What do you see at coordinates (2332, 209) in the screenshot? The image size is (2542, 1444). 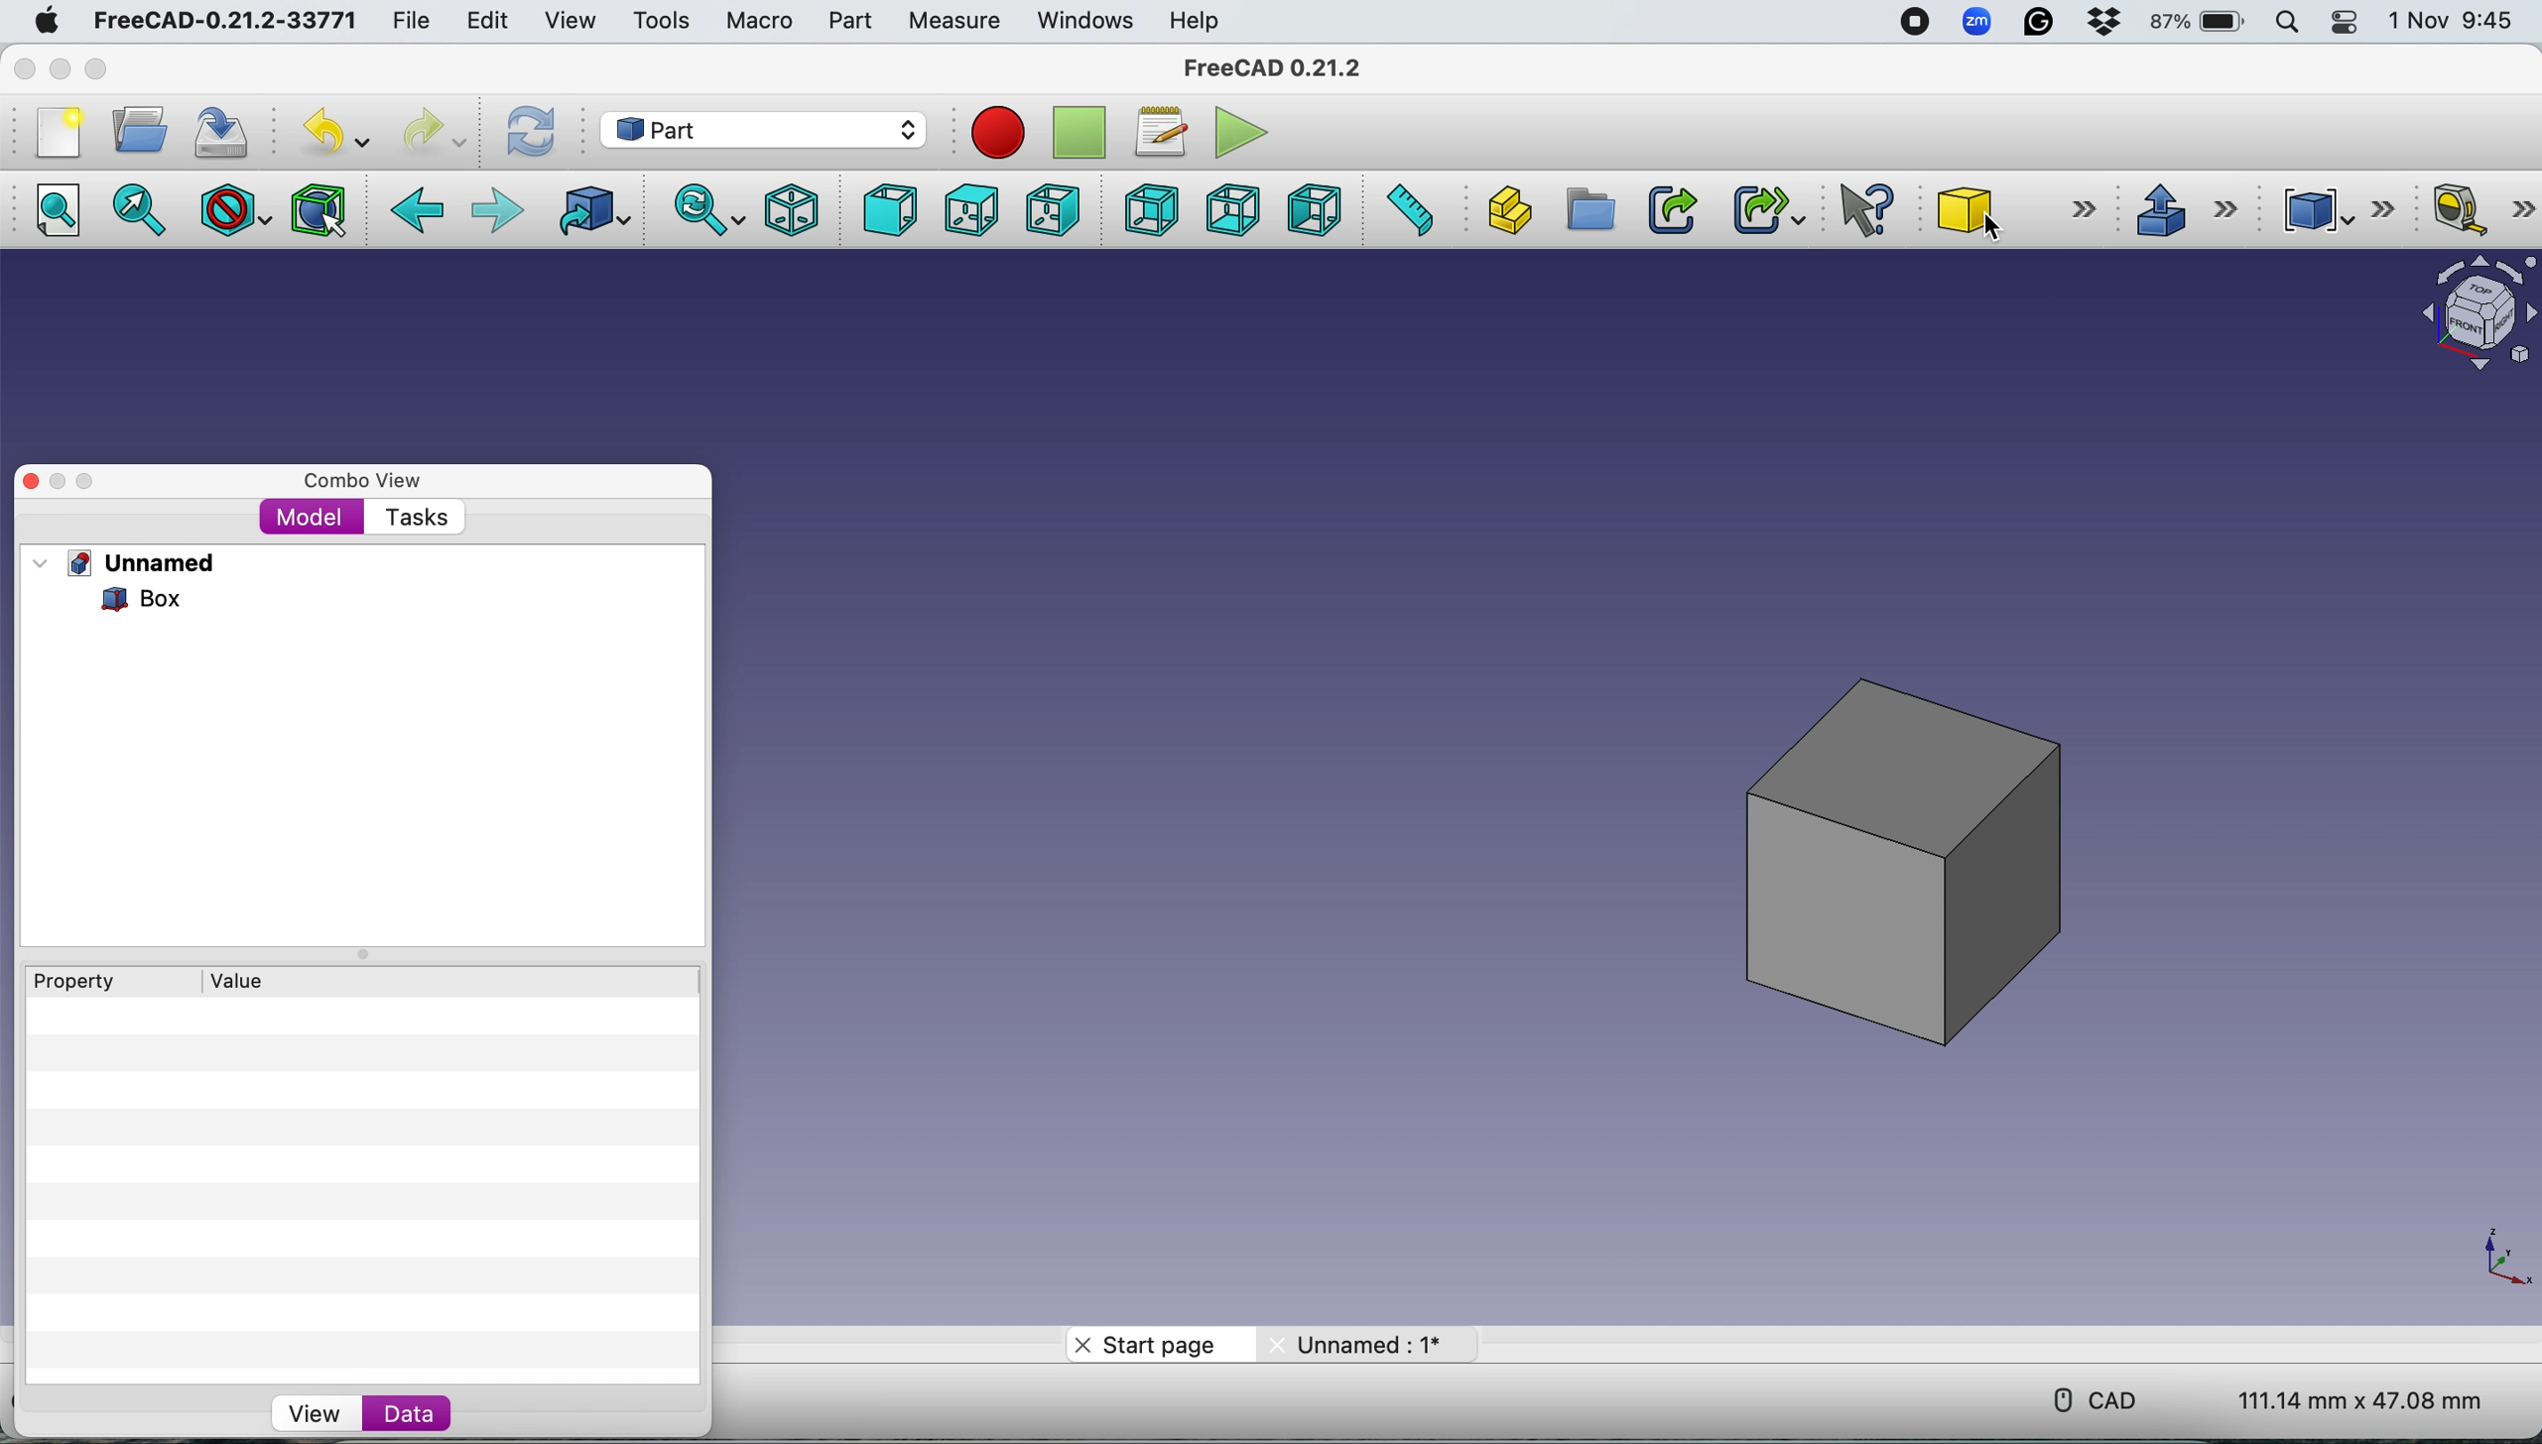 I see `Compound tools` at bounding box center [2332, 209].